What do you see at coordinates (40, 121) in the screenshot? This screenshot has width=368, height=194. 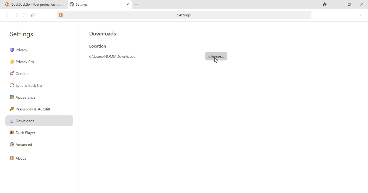 I see `downloads` at bounding box center [40, 121].